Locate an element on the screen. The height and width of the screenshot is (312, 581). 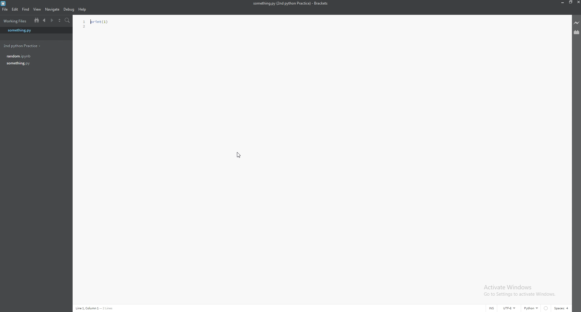
show in file tree is located at coordinates (36, 20).